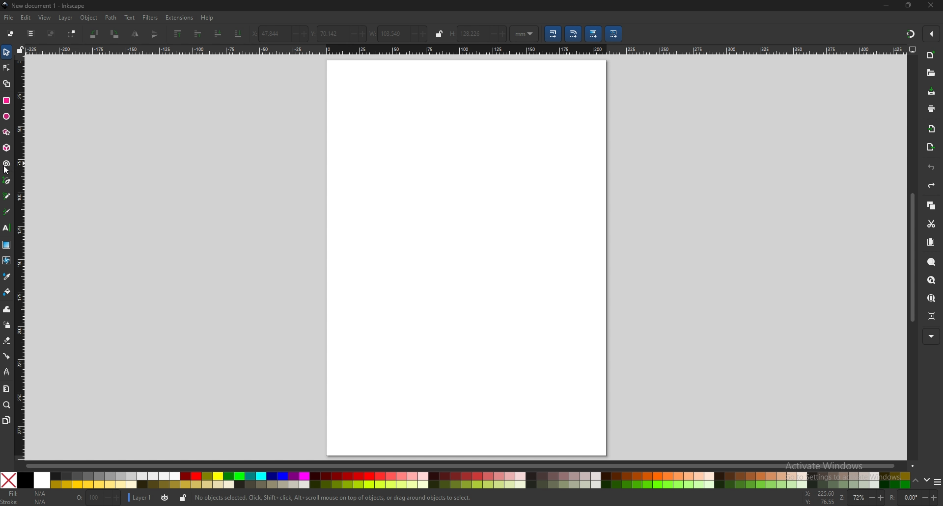 Image resolution: width=943 pixels, height=506 pixels. What do you see at coordinates (6, 227) in the screenshot?
I see `text` at bounding box center [6, 227].